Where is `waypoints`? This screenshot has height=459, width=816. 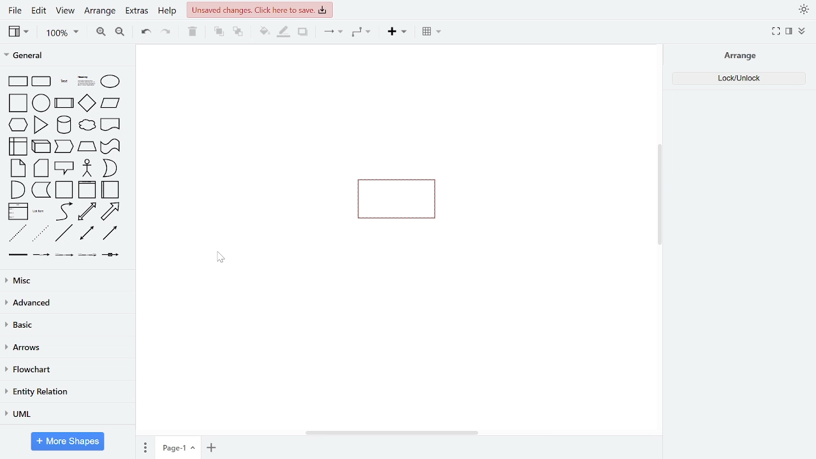
waypoints is located at coordinates (361, 33).